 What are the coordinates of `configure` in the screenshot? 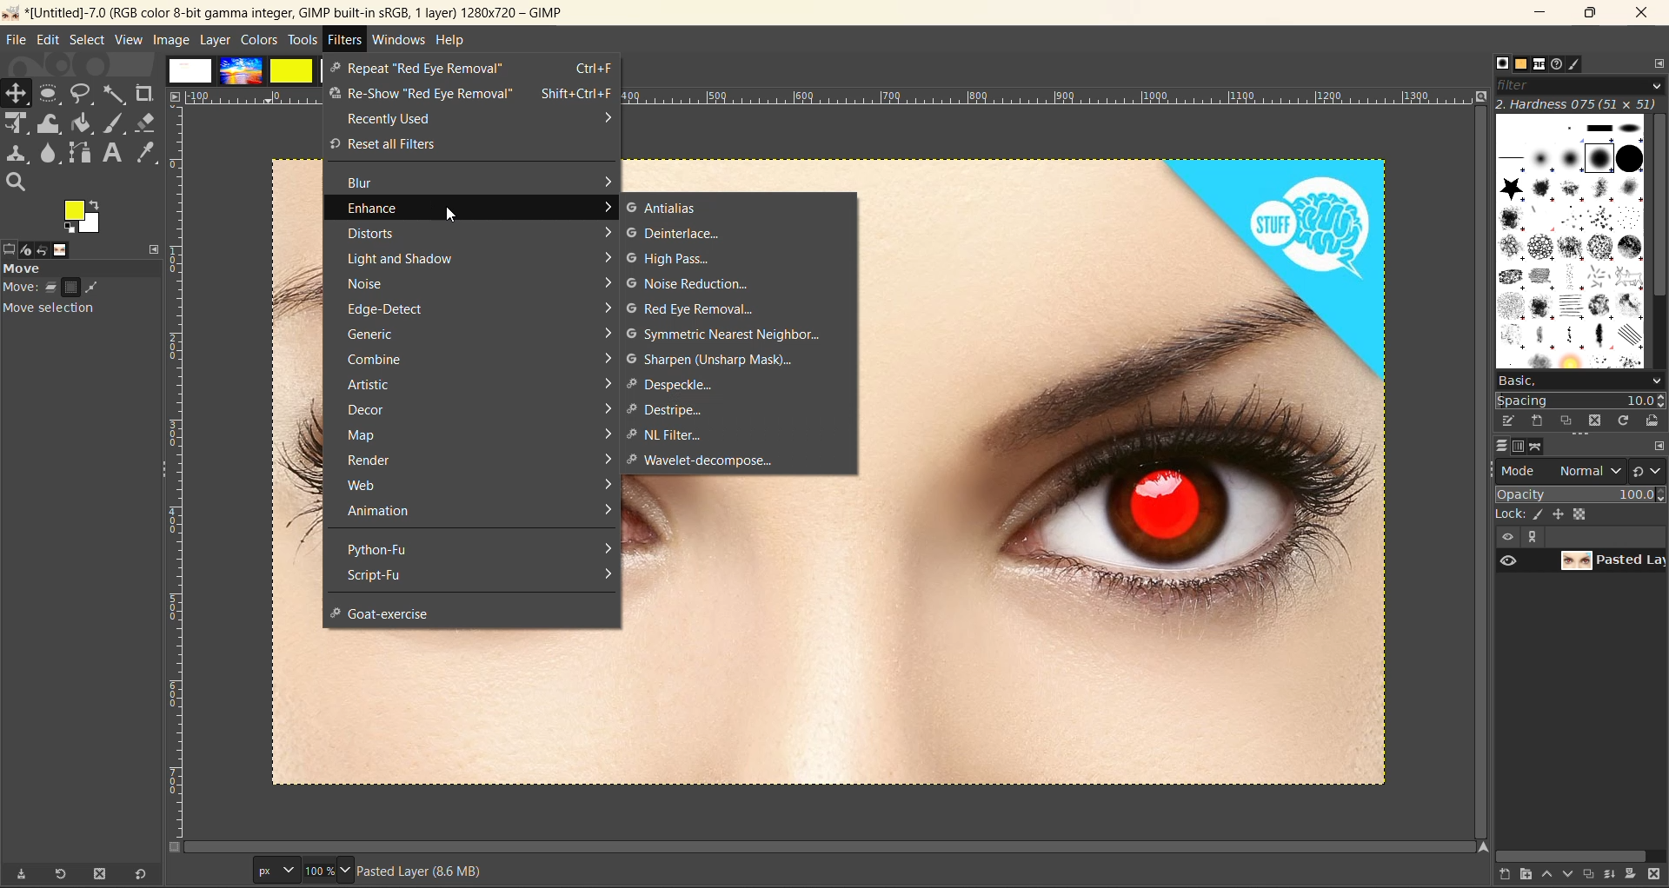 It's located at (1658, 446).